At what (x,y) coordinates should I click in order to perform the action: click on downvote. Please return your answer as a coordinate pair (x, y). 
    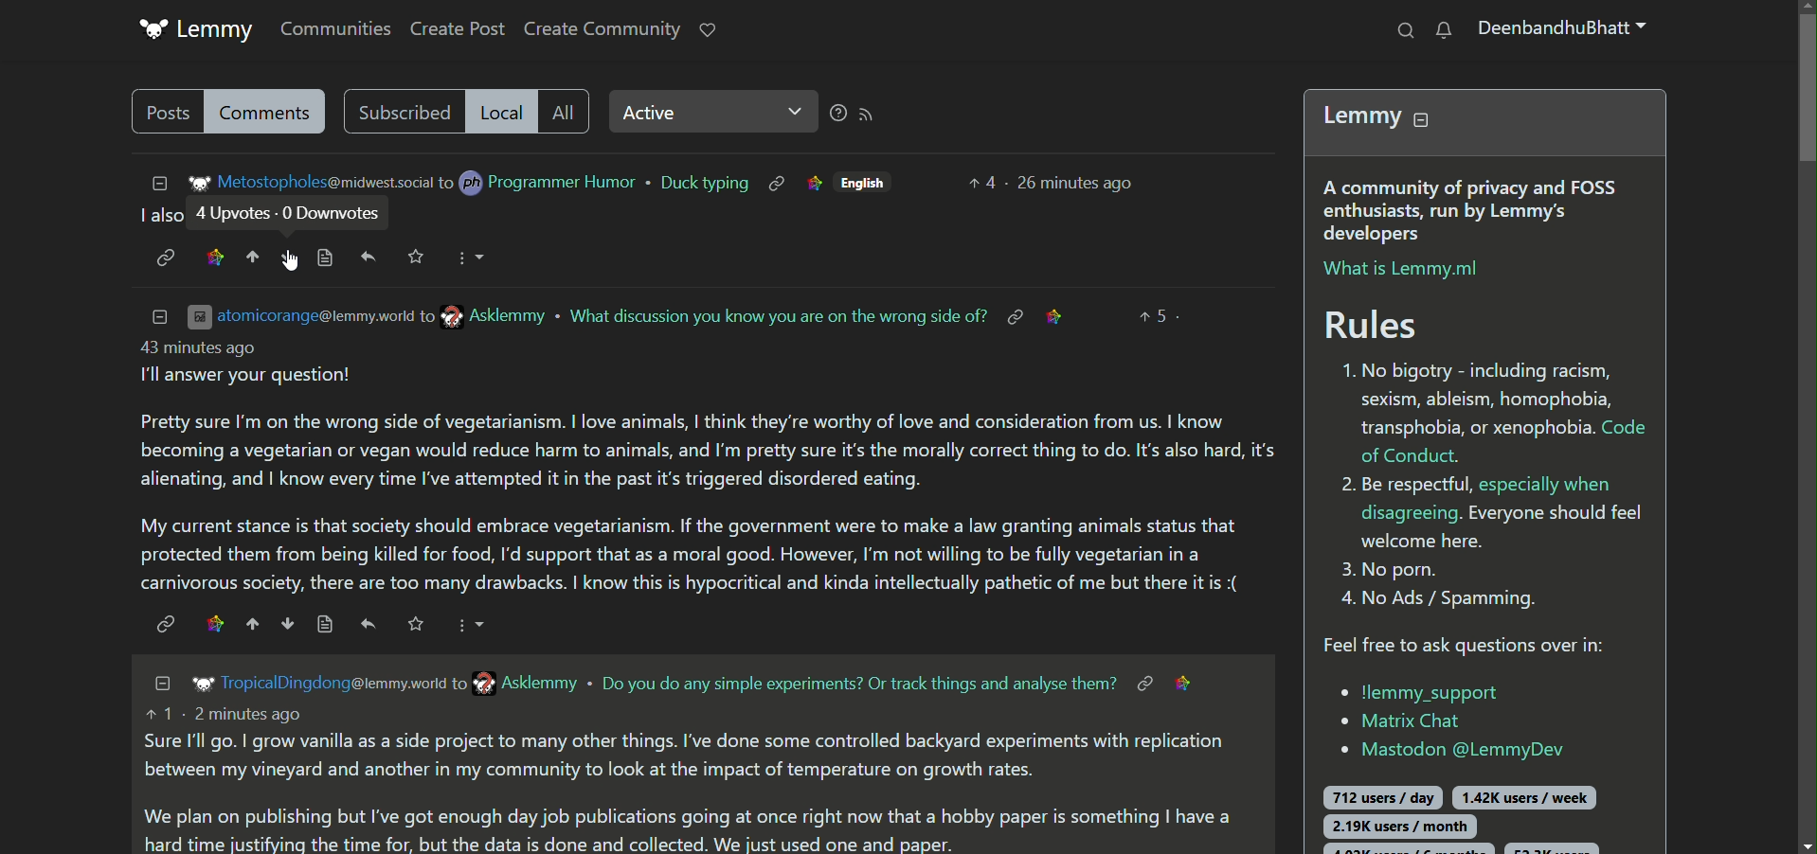
    Looking at the image, I should click on (284, 623).